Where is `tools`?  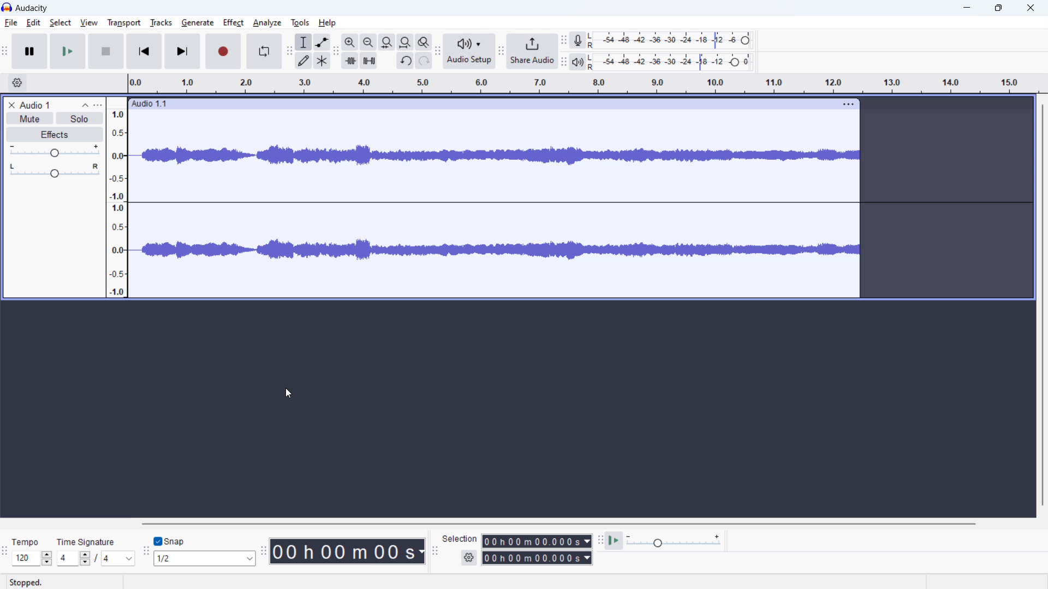
tools is located at coordinates (299, 22).